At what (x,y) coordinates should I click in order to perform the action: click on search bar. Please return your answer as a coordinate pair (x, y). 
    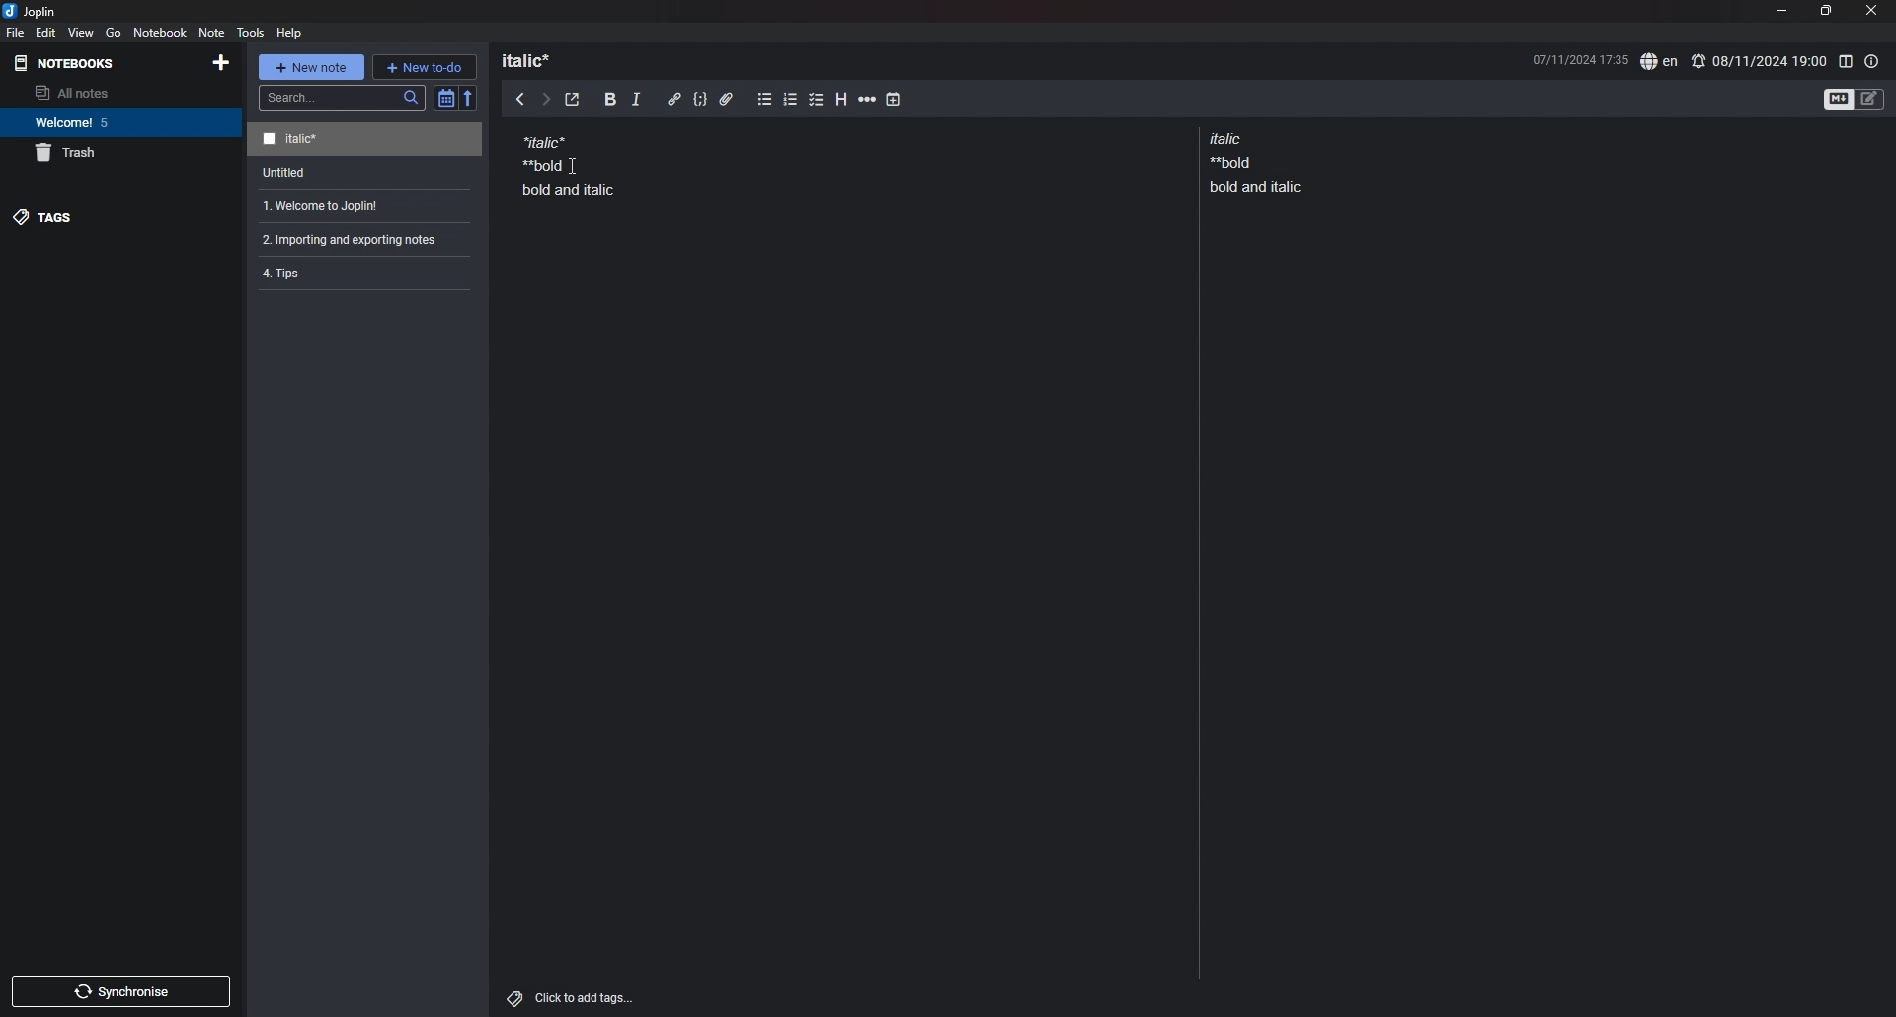
    Looking at the image, I should click on (343, 98).